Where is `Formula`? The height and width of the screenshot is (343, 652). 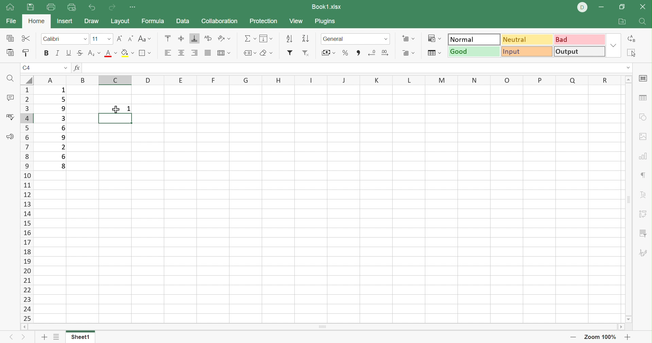 Formula is located at coordinates (156, 20).